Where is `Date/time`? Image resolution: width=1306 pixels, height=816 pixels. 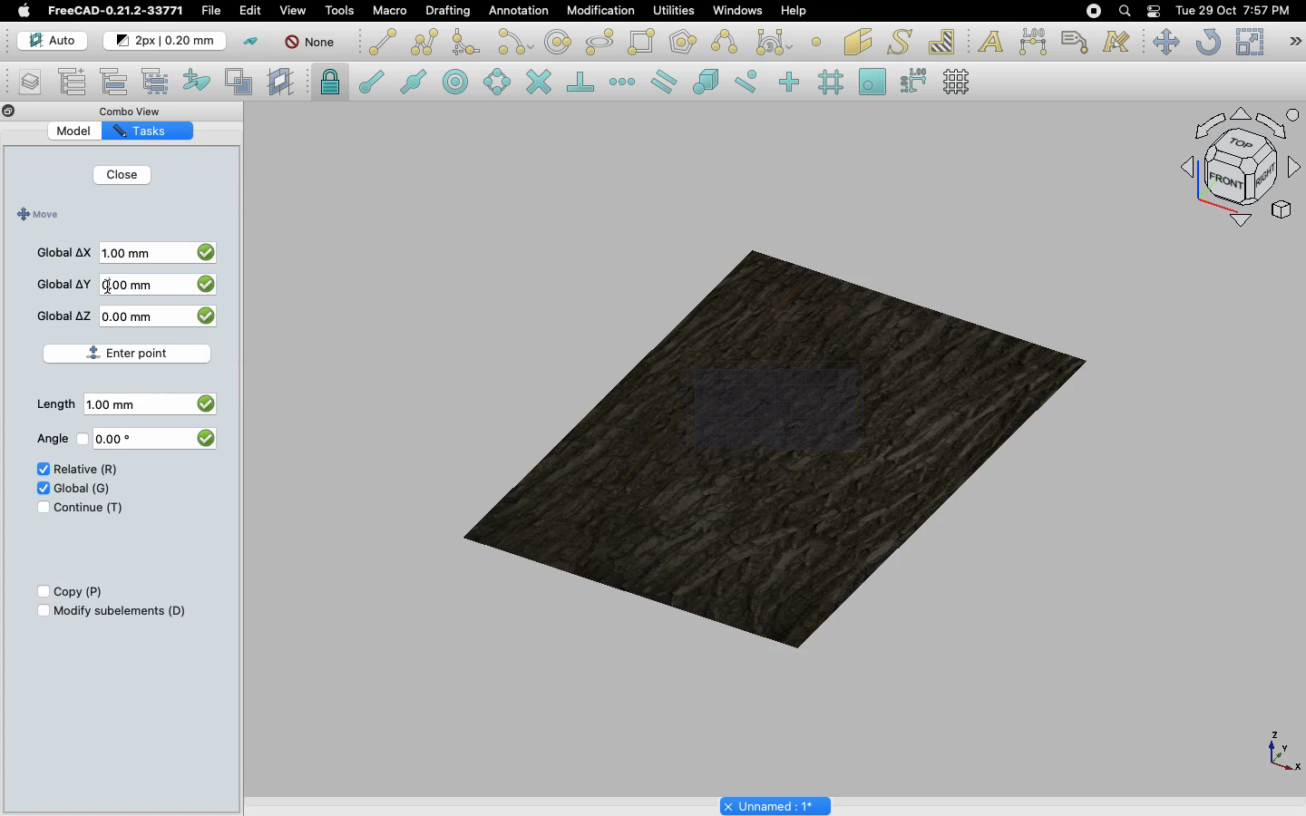 Date/time is located at coordinates (1233, 9).